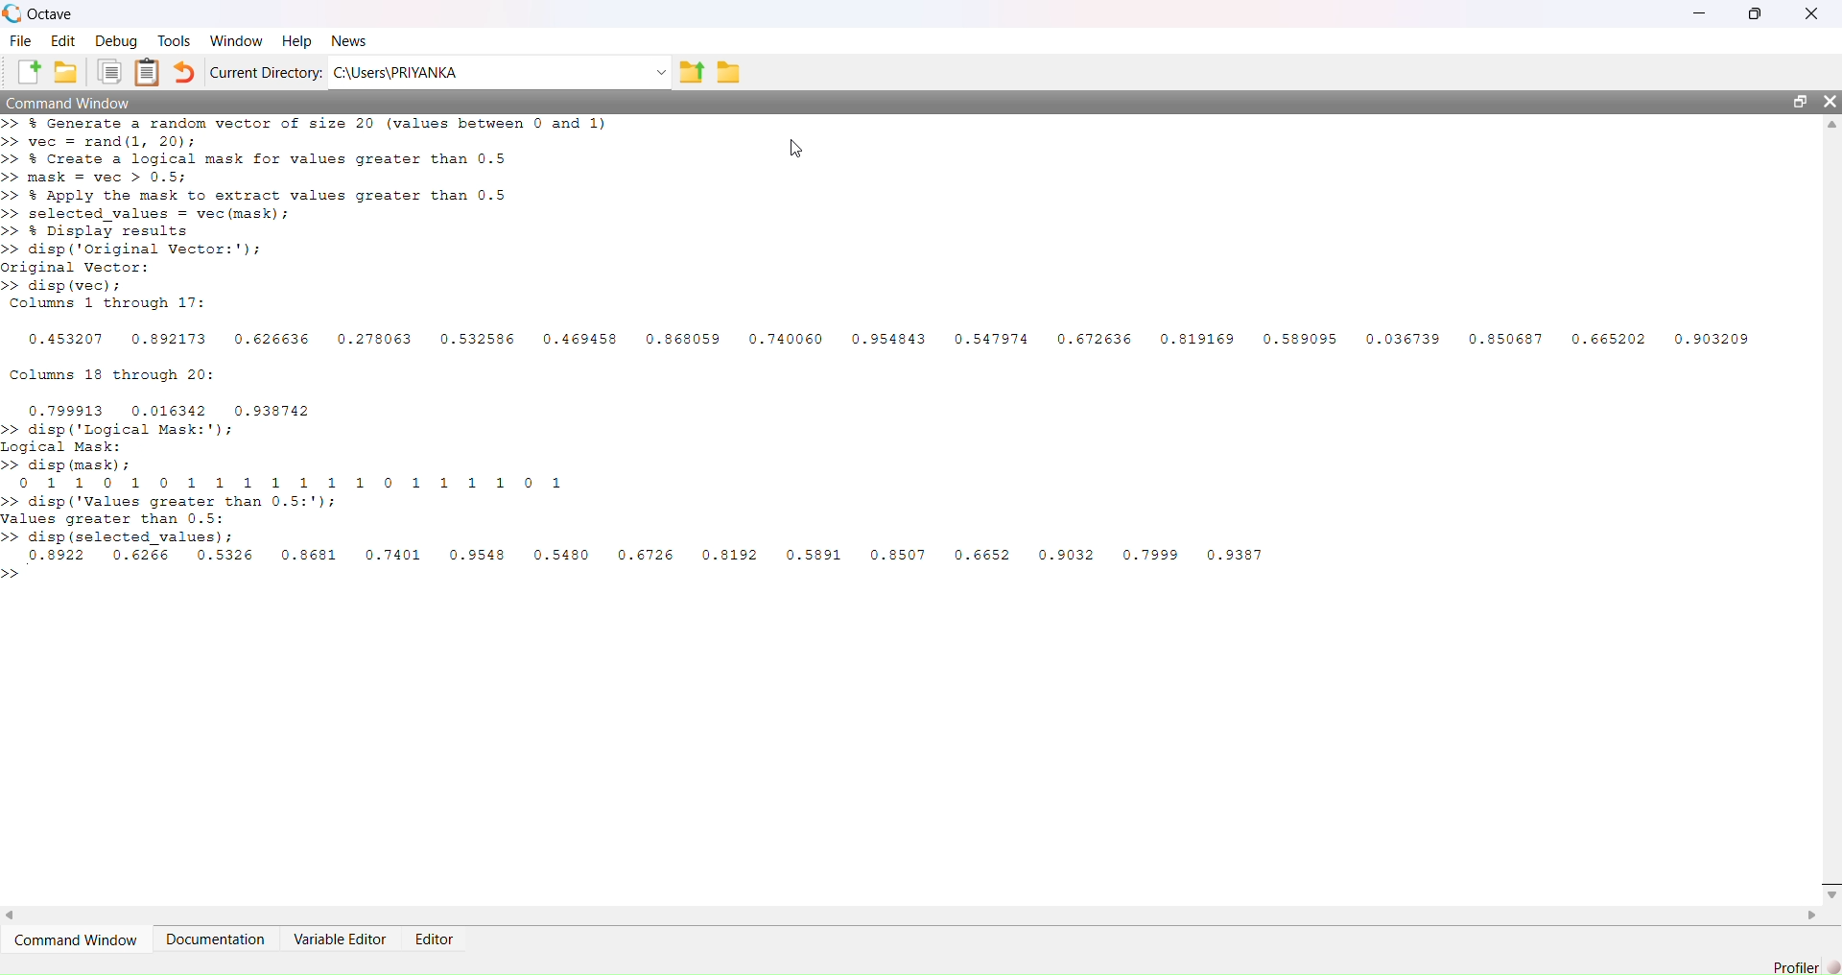 The height and width of the screenshot is (975, 1842). Describe the element at coordinates (727, 74) in the screenshot. I see `Folder` at that location.